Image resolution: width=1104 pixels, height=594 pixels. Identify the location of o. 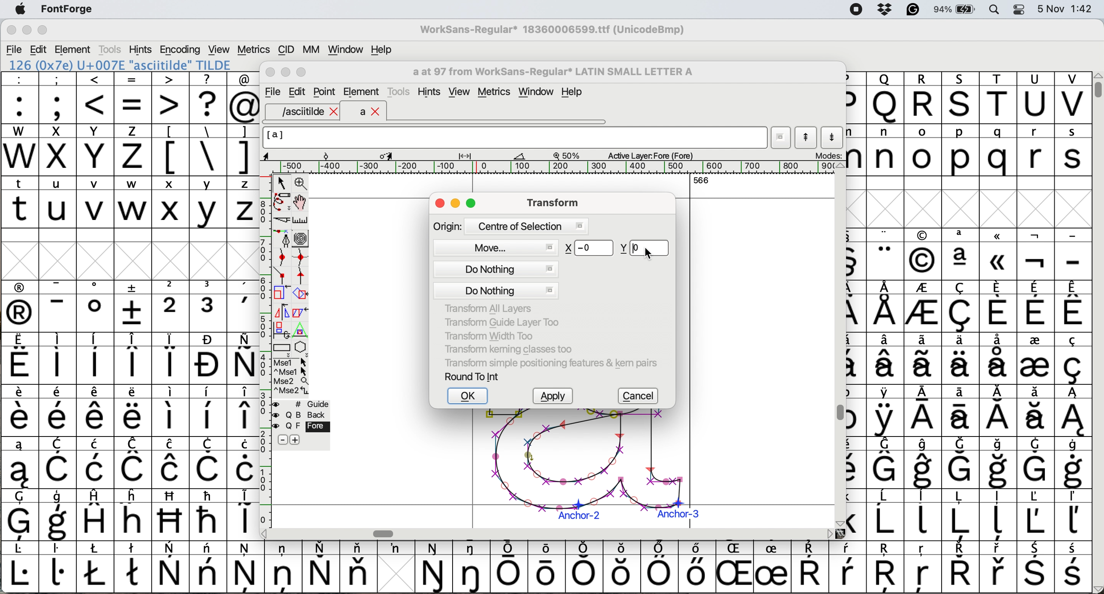
(924, 151).